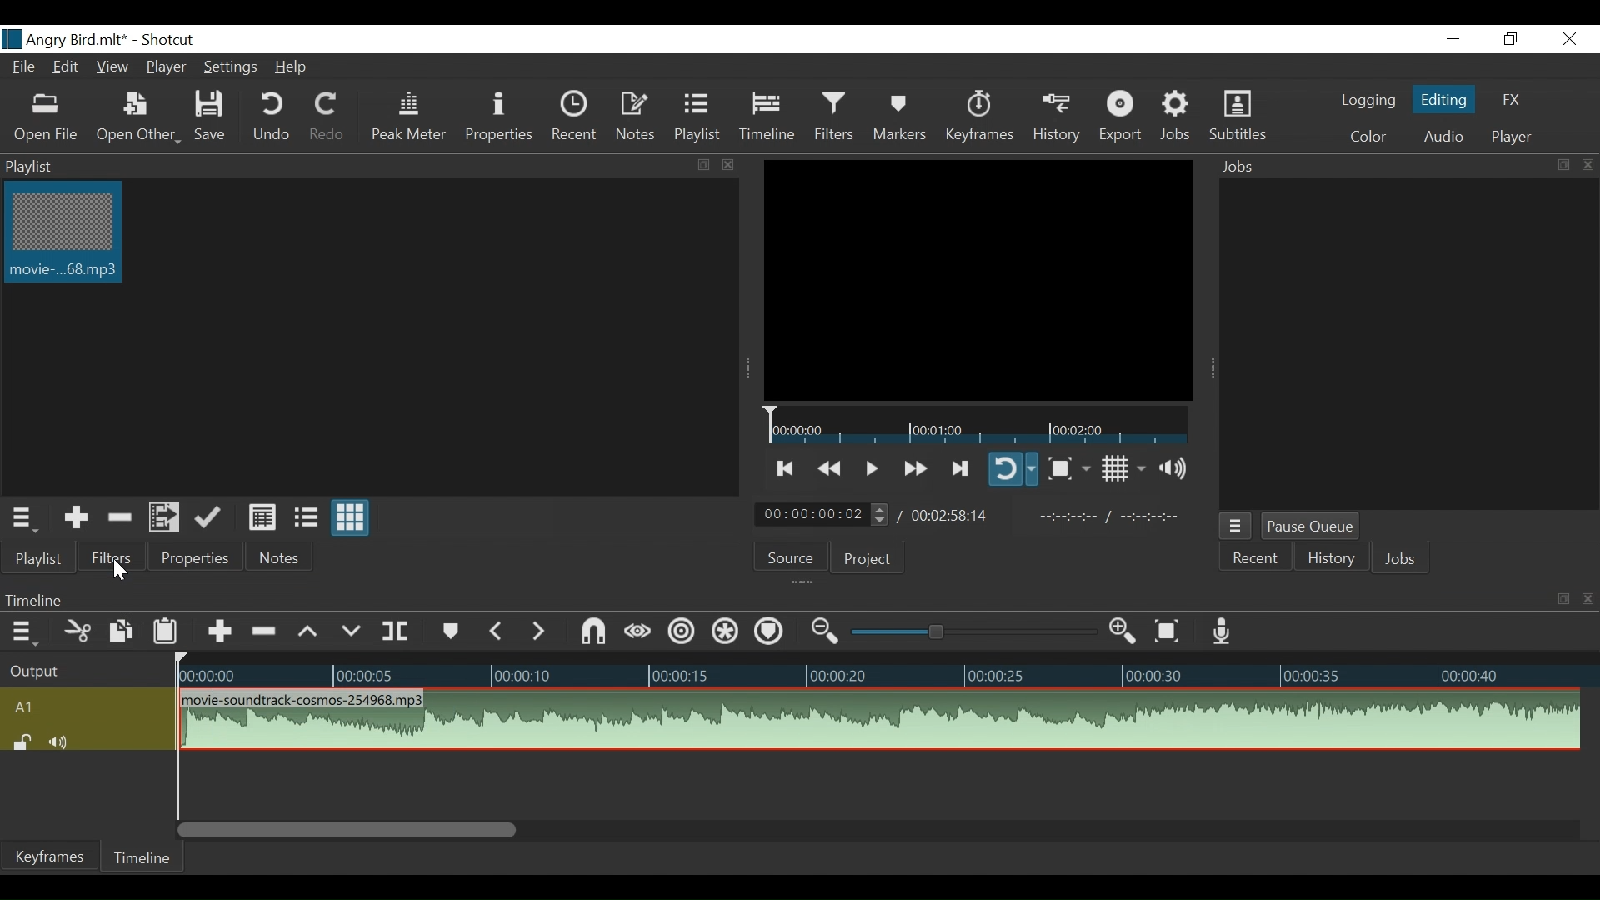 The height and width of the screenshot is (900, 1600). What do you see at coordinates (1562, 600) in the screenshot?
I see `resize` at bounding box center [1562, 600].